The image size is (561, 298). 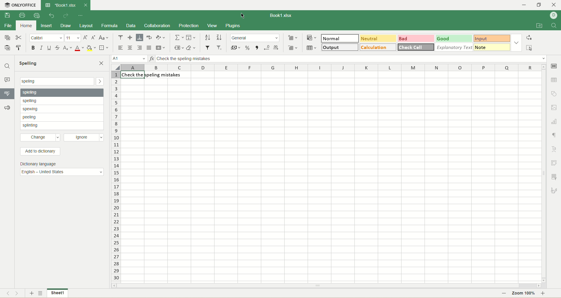 What do you see at coordinates (26, 26) in the screenshot?
I see `home` at bounding box center [26, 26].